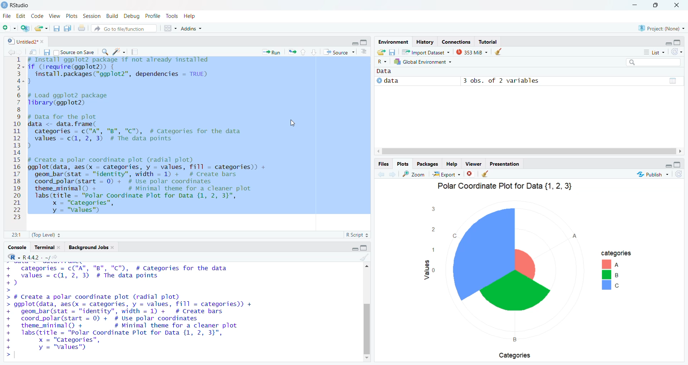 This screenshot has height=365, width=688. I want to click on go back to the next source location, so click(21, 52).